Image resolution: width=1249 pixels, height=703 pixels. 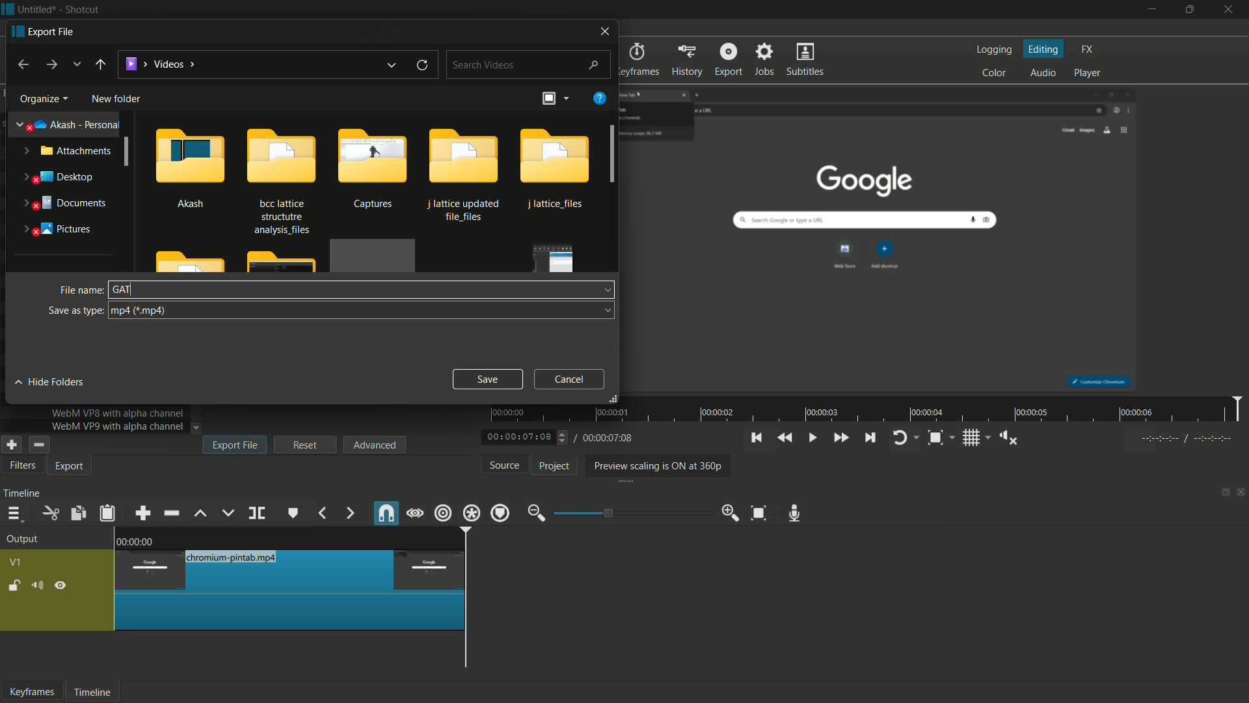 What do you see at coordinates (1230, 10) in the screenshot?
I see `close app` at bounding box center [1230, 10].